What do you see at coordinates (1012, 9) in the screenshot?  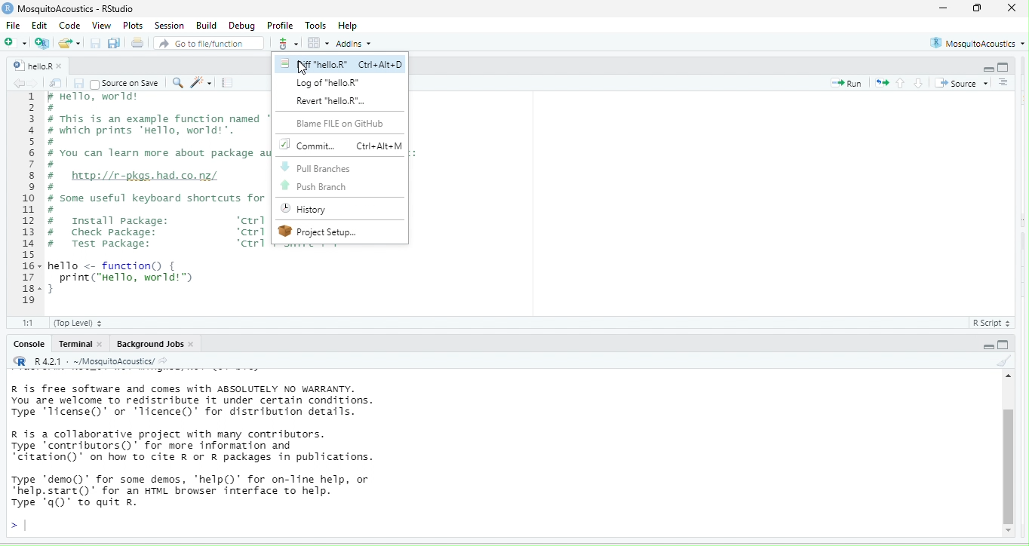 I see `close` at bounding box center [1012, 9].